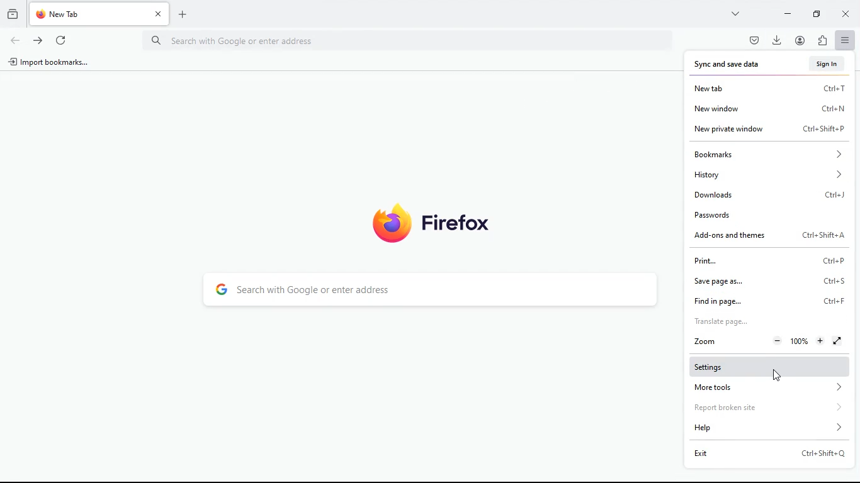 The image size is (860, 483). Describe the element at coordinates (760, 409) in the screenshot. I see `report broken site` at that location.